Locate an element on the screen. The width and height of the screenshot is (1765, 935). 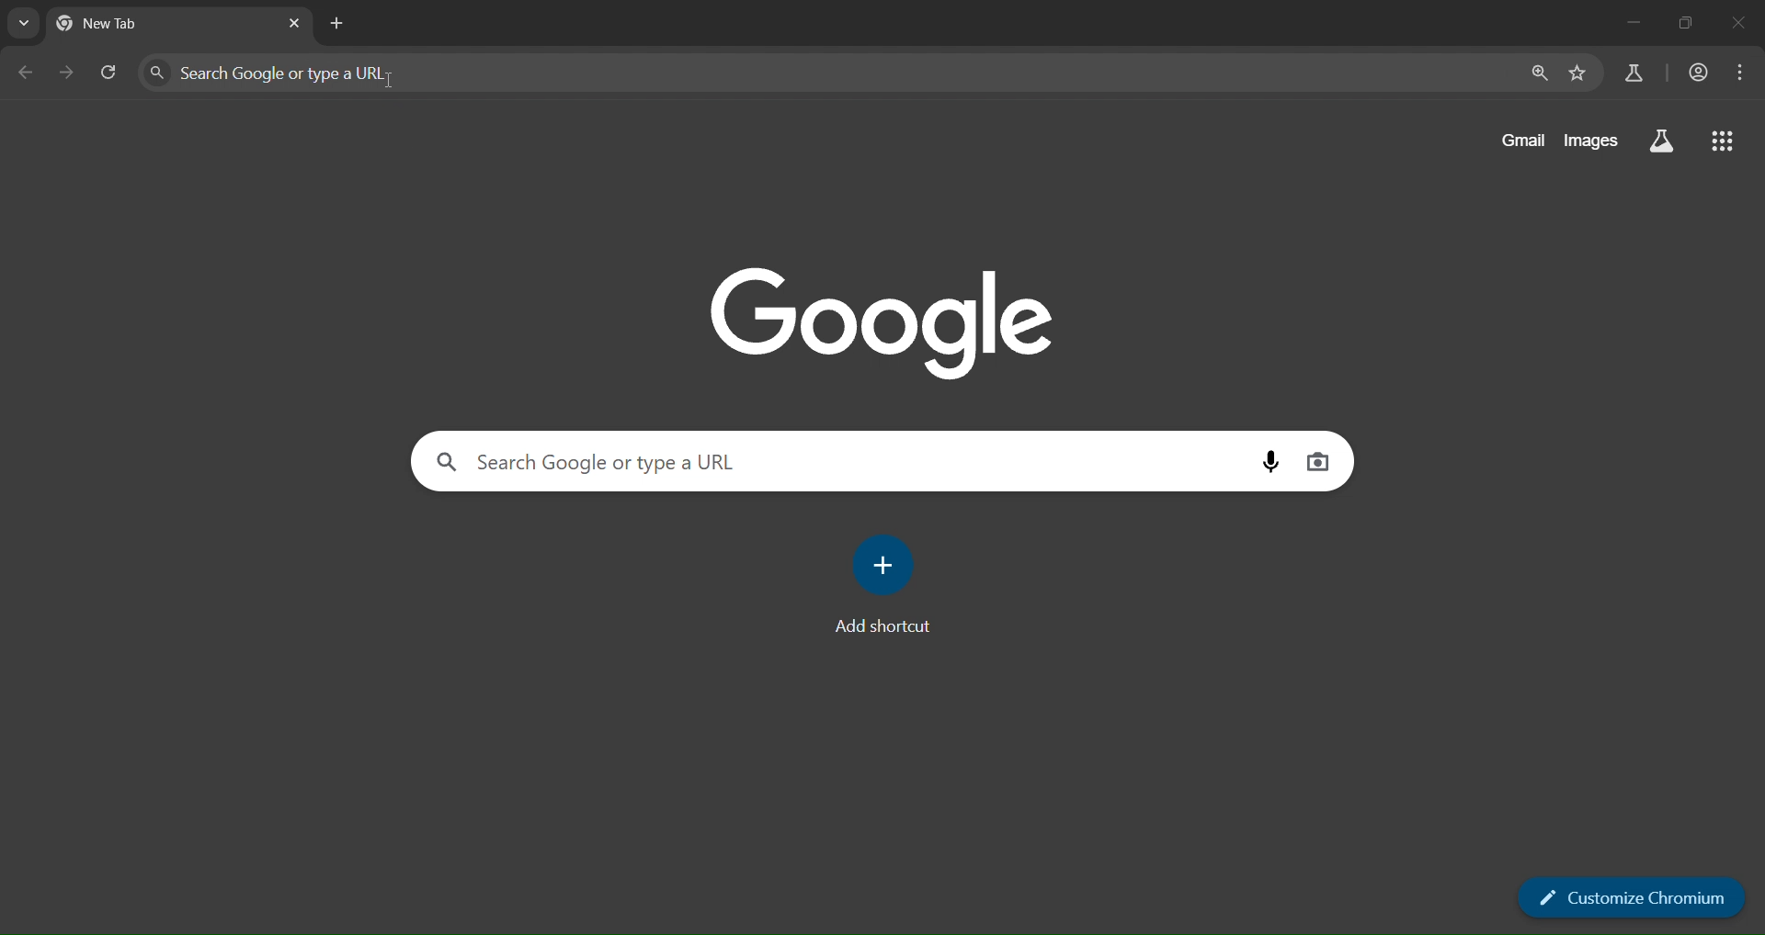
customize chromium is located at coordinates (1629, 897).